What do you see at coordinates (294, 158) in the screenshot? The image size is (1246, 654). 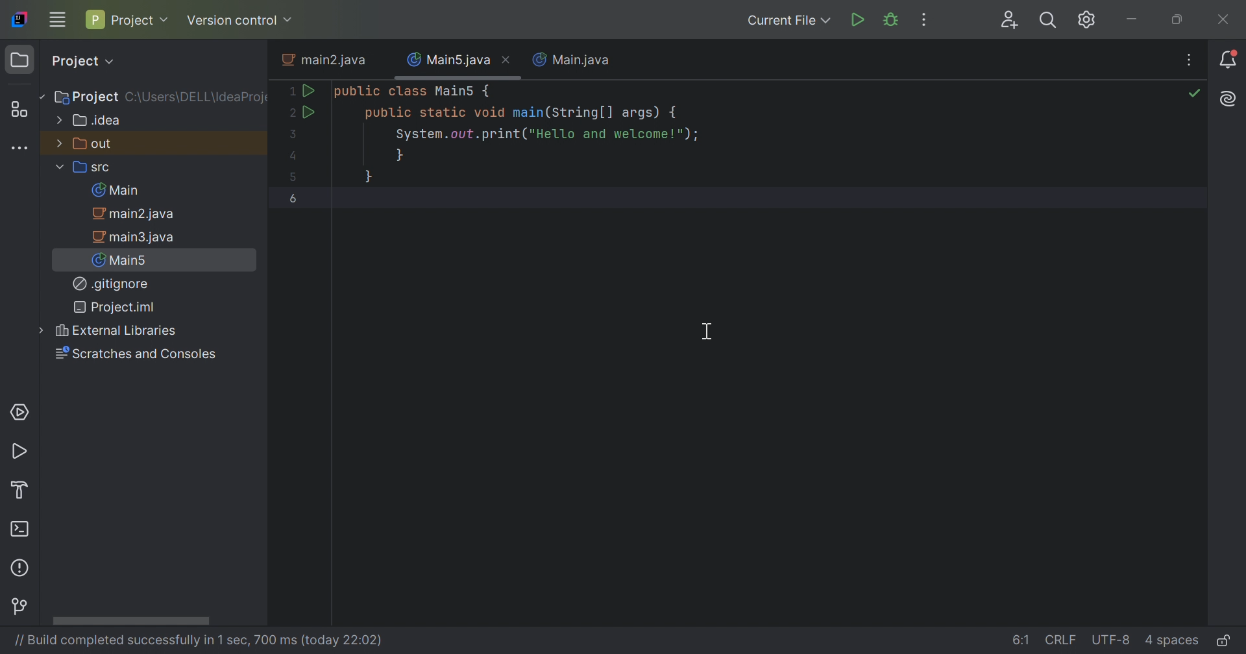 I see `4` at bounding box center [294, 158].